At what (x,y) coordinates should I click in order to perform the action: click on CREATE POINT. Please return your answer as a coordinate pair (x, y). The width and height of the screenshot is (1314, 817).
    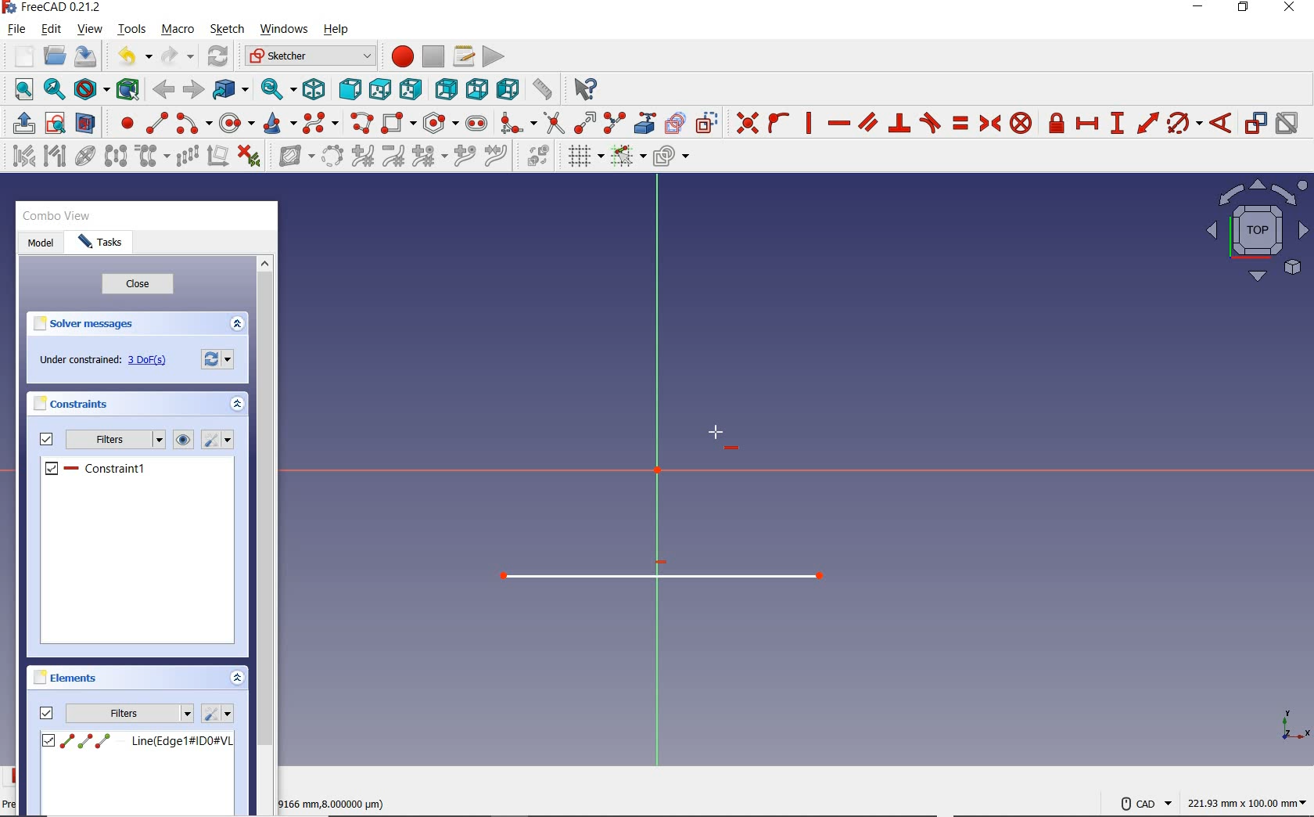
    Looking at the image, I should click on (120, 123).